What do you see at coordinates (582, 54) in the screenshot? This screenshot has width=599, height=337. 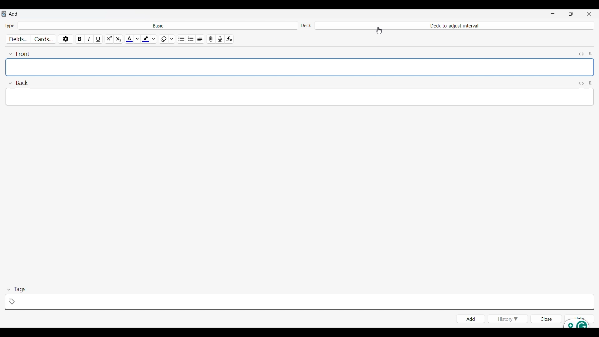 I see `Toggle HTML editor` at bounding box center [582, 54].